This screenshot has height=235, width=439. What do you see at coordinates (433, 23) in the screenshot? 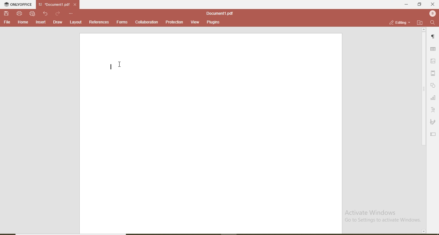
I see `find` at bounding box center [433, 23].